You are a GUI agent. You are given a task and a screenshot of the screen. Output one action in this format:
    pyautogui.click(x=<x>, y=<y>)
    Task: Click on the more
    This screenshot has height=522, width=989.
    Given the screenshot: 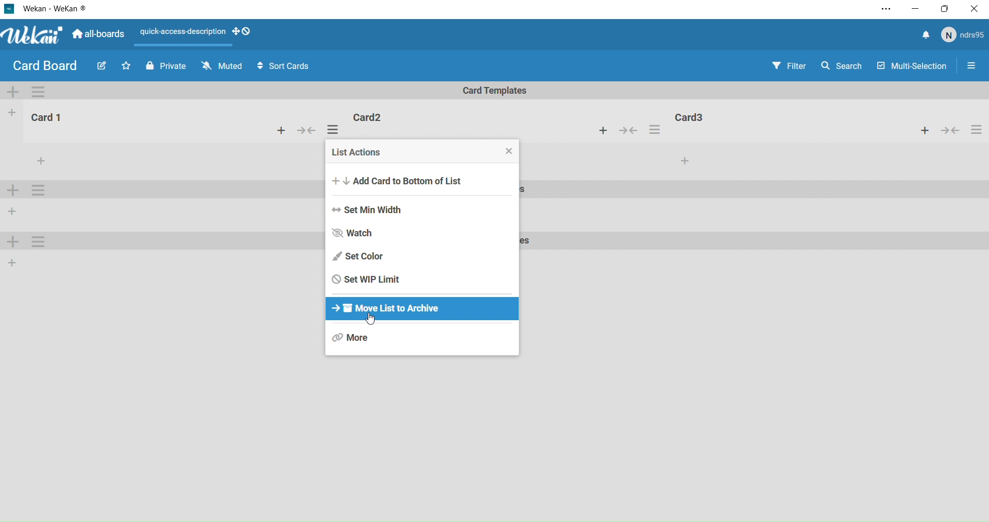 What is the action you would take?
    pyautogui.click(x=40, y=242)
    